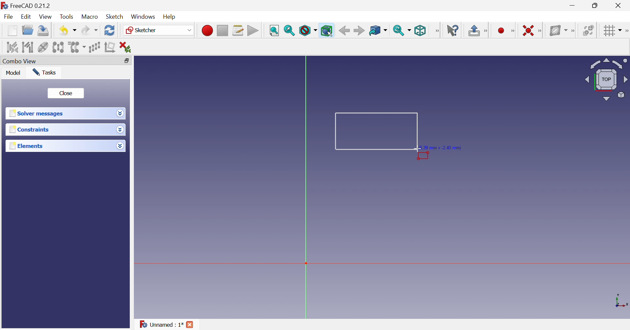 Image resolution: width=630 pixels, height=330 pixels. Describe the element at coordinates (28, 30) in the screenshot. I see `Open` at that location.